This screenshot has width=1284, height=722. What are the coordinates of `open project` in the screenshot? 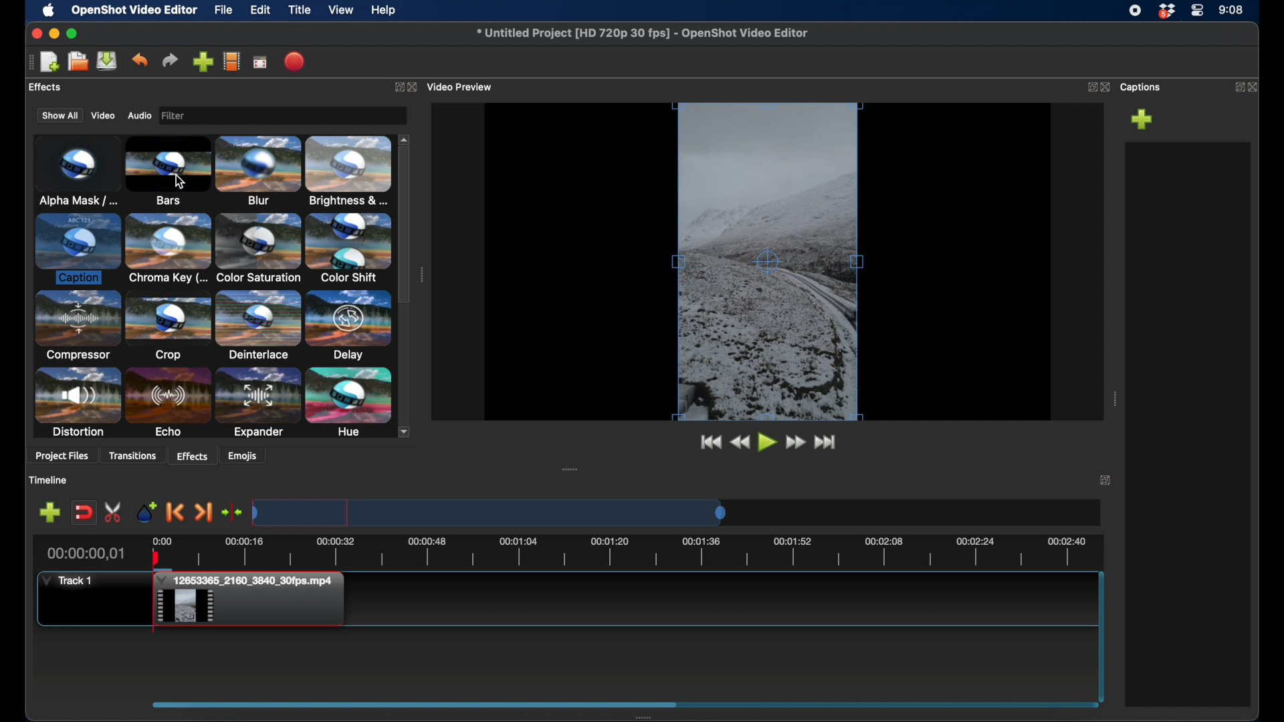 It's located at (76, 62).